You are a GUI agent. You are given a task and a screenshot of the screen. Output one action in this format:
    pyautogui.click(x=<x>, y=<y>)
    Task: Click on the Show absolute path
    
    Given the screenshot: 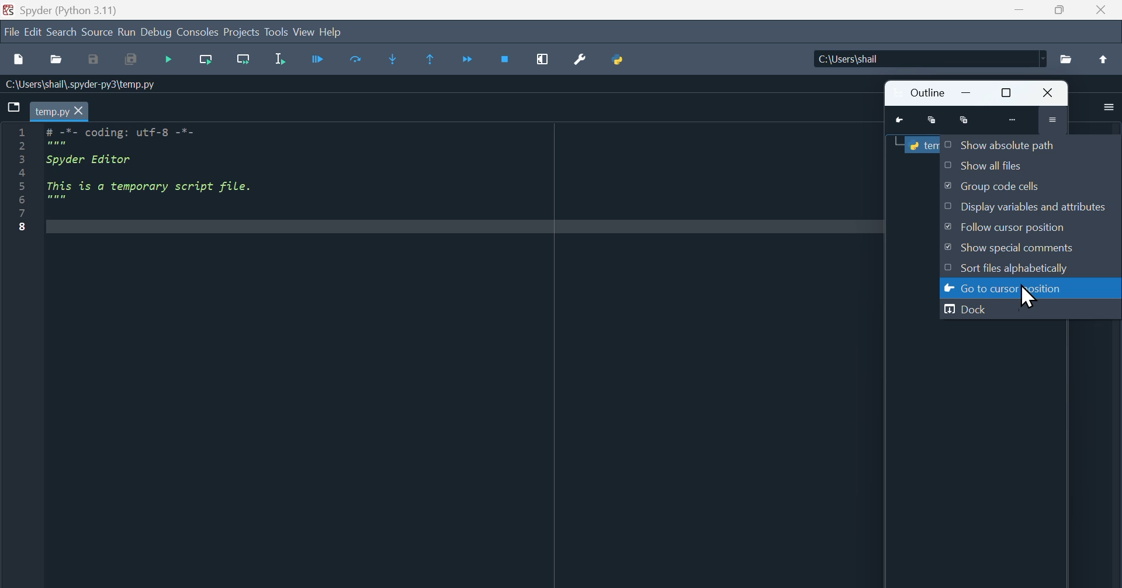 What is the action you would take?
    pyautogui.click(x=1005, y=144)
    